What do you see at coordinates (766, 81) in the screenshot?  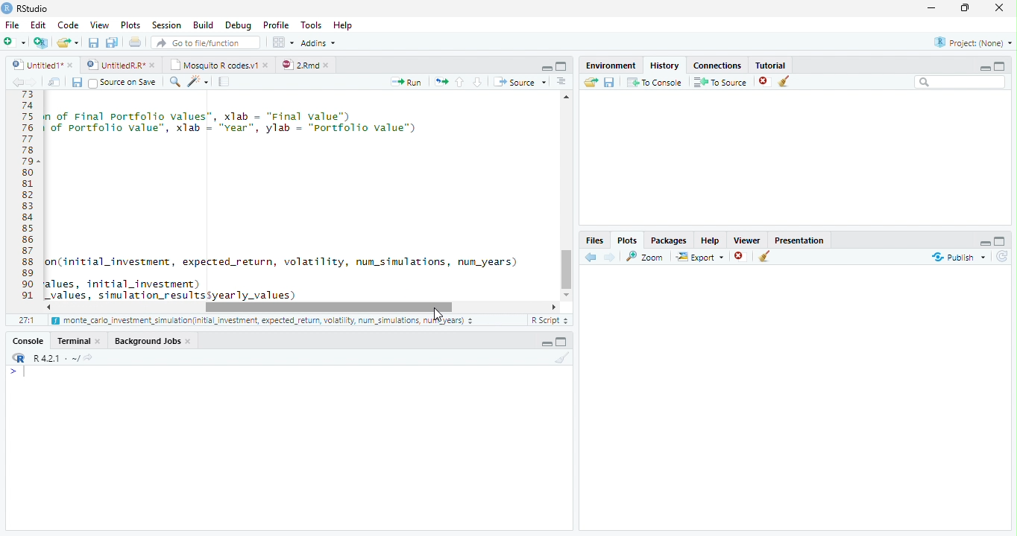 I see `Remove Selected` at bounding box center [766, 81].